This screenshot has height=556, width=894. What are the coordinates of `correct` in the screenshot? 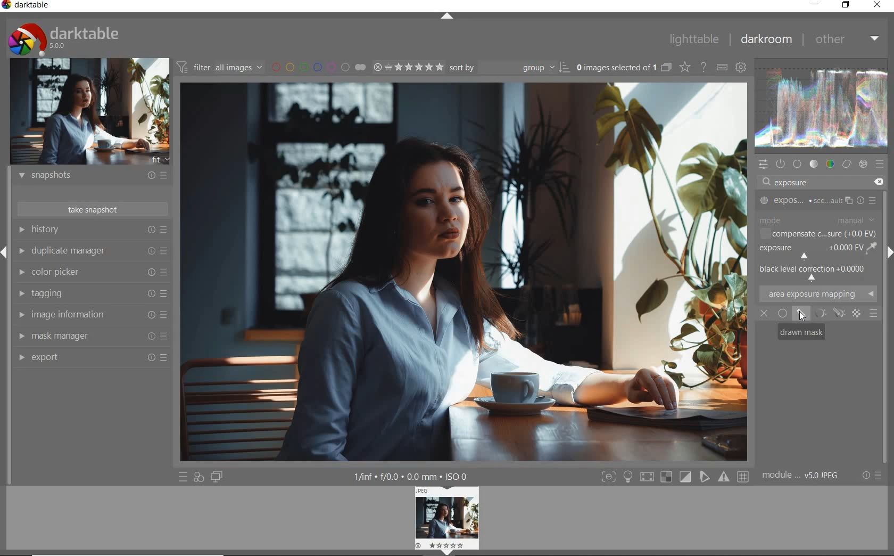 It's located at (846, 164).